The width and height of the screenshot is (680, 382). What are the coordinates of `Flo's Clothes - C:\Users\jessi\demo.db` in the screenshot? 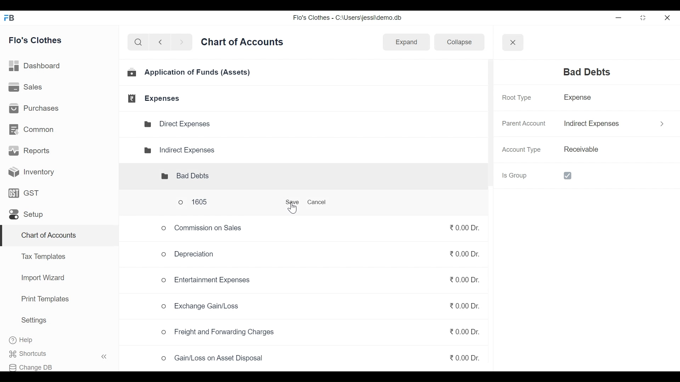 It's located at (348, 19).